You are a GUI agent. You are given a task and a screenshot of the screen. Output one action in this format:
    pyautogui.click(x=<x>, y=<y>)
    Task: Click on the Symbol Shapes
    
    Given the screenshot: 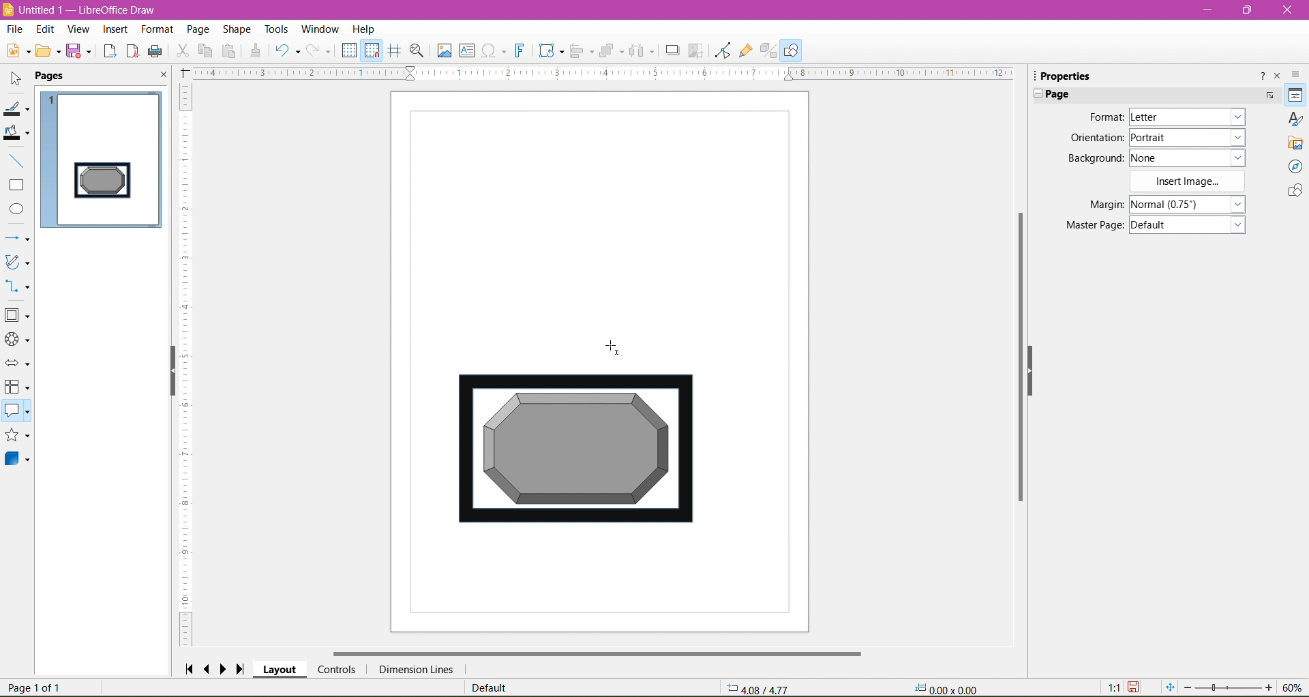 What is the action you would take?
    pyautogui.click(x=18, y=340)
    